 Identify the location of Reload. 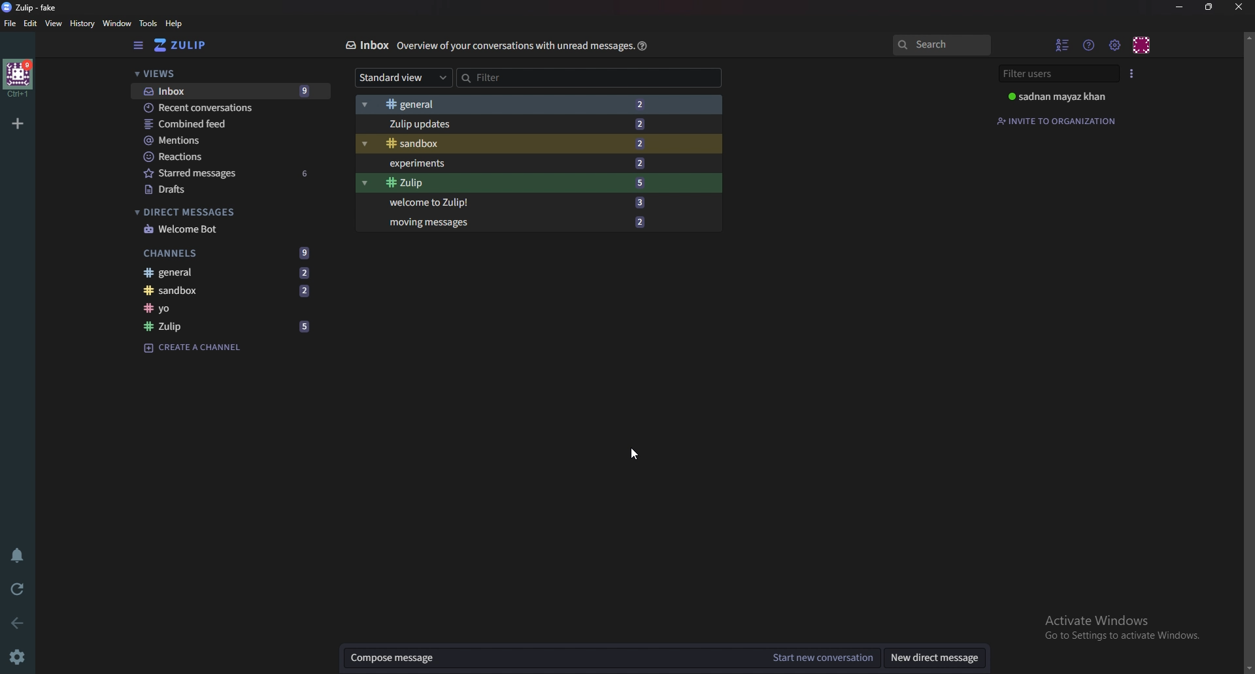
(16, 589).